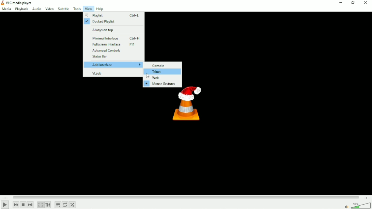  I want to click on Subtitle, so click(63, 9).